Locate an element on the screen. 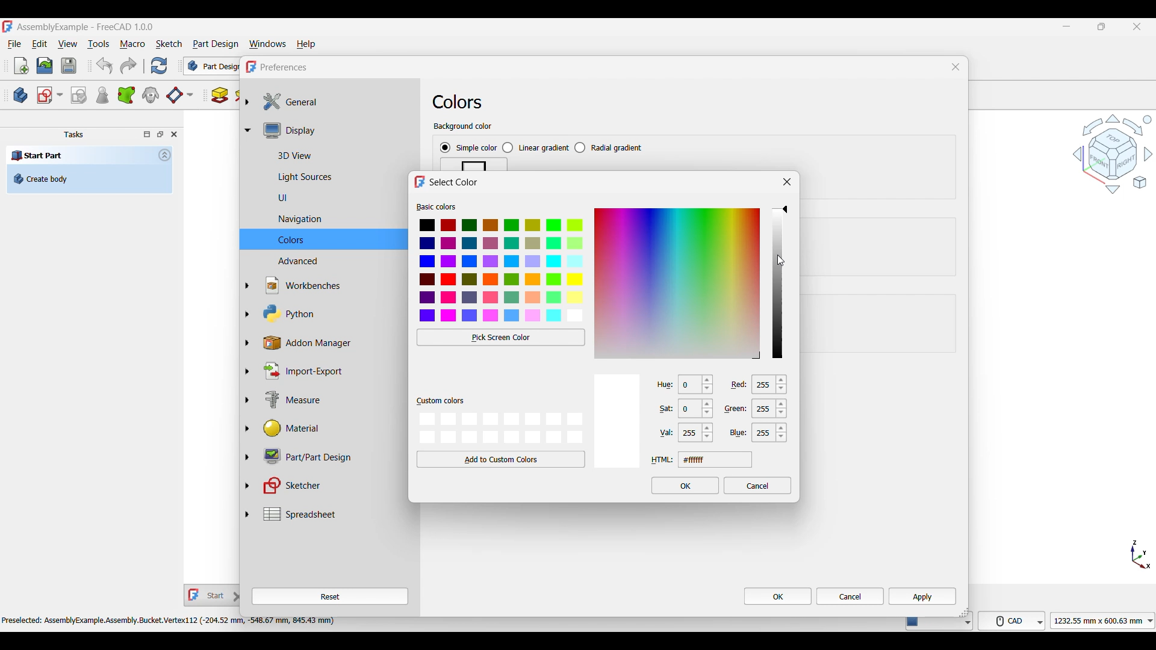  hue is located at coordinates (662, 384).